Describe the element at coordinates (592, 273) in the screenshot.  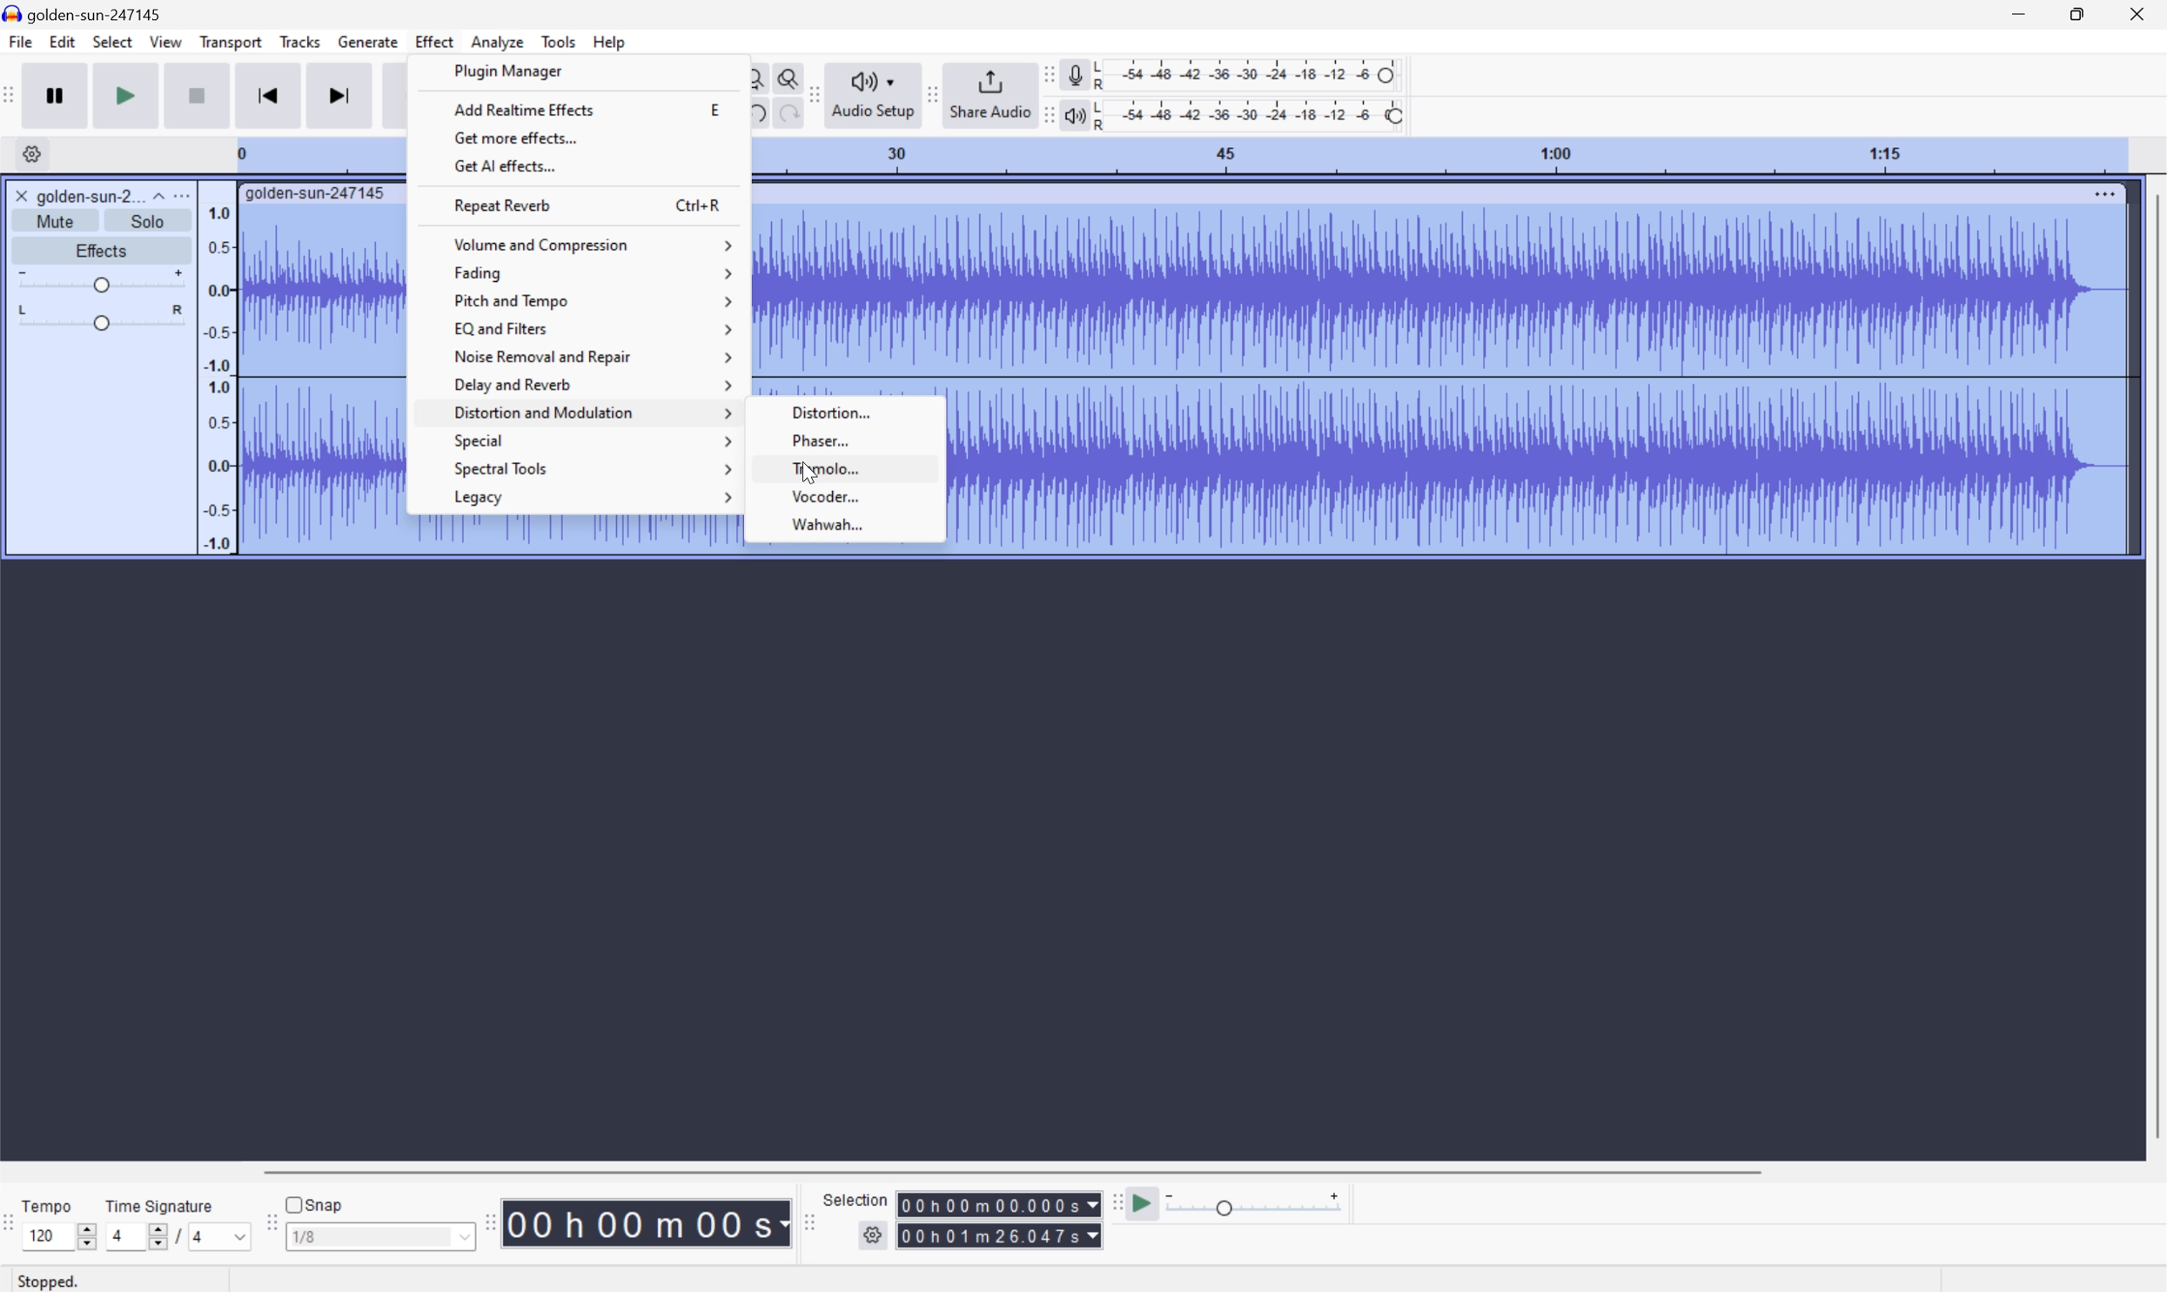
I see `Fading` at that location.